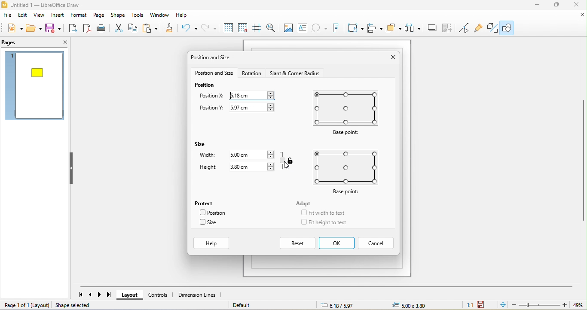  Describe the element at coordinates (287, 28) in the screenshot. I see `image` at that location.